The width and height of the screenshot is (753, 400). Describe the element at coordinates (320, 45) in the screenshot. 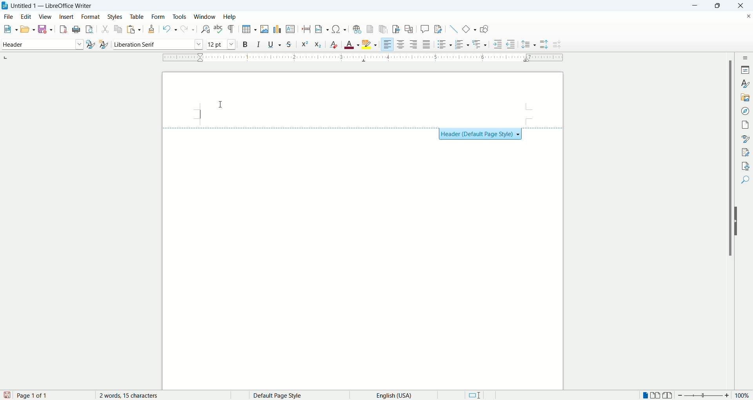

I see `subscript` at that location.